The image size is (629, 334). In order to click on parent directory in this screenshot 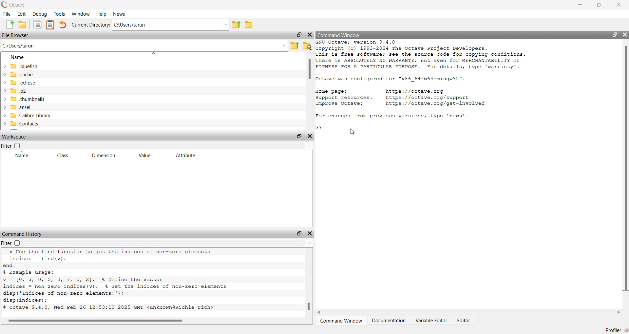, I will do `click(296, 45)`.